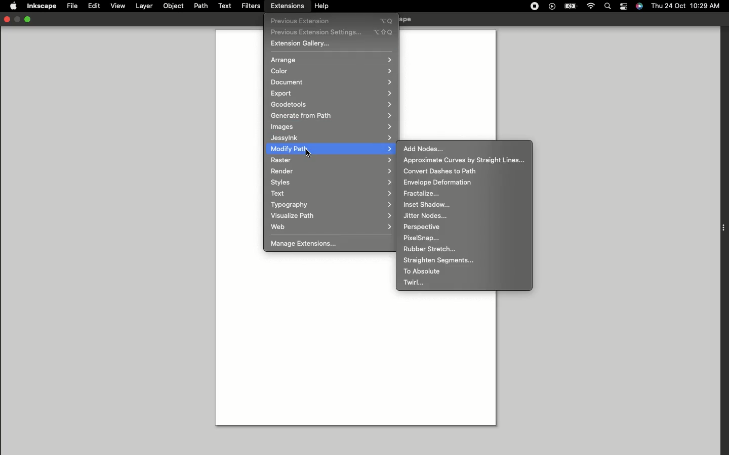 The width and height of the screenshot is (729, 455). I want to click on Rubber stretch, so click(434, 249).